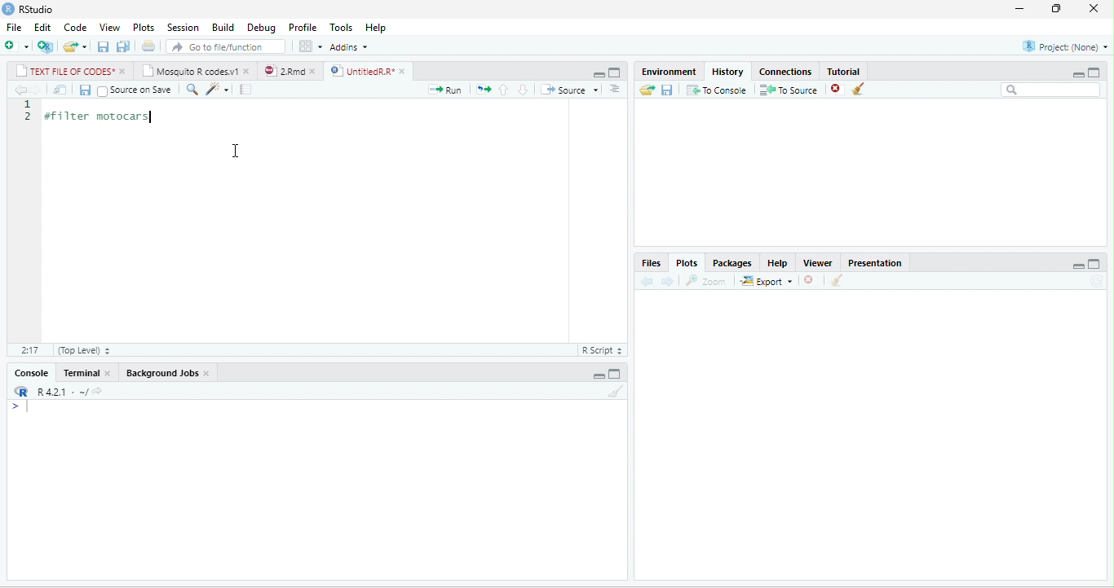  Describe the element at coordinates (85, 90) in the screenshot. I see `save` at that location.